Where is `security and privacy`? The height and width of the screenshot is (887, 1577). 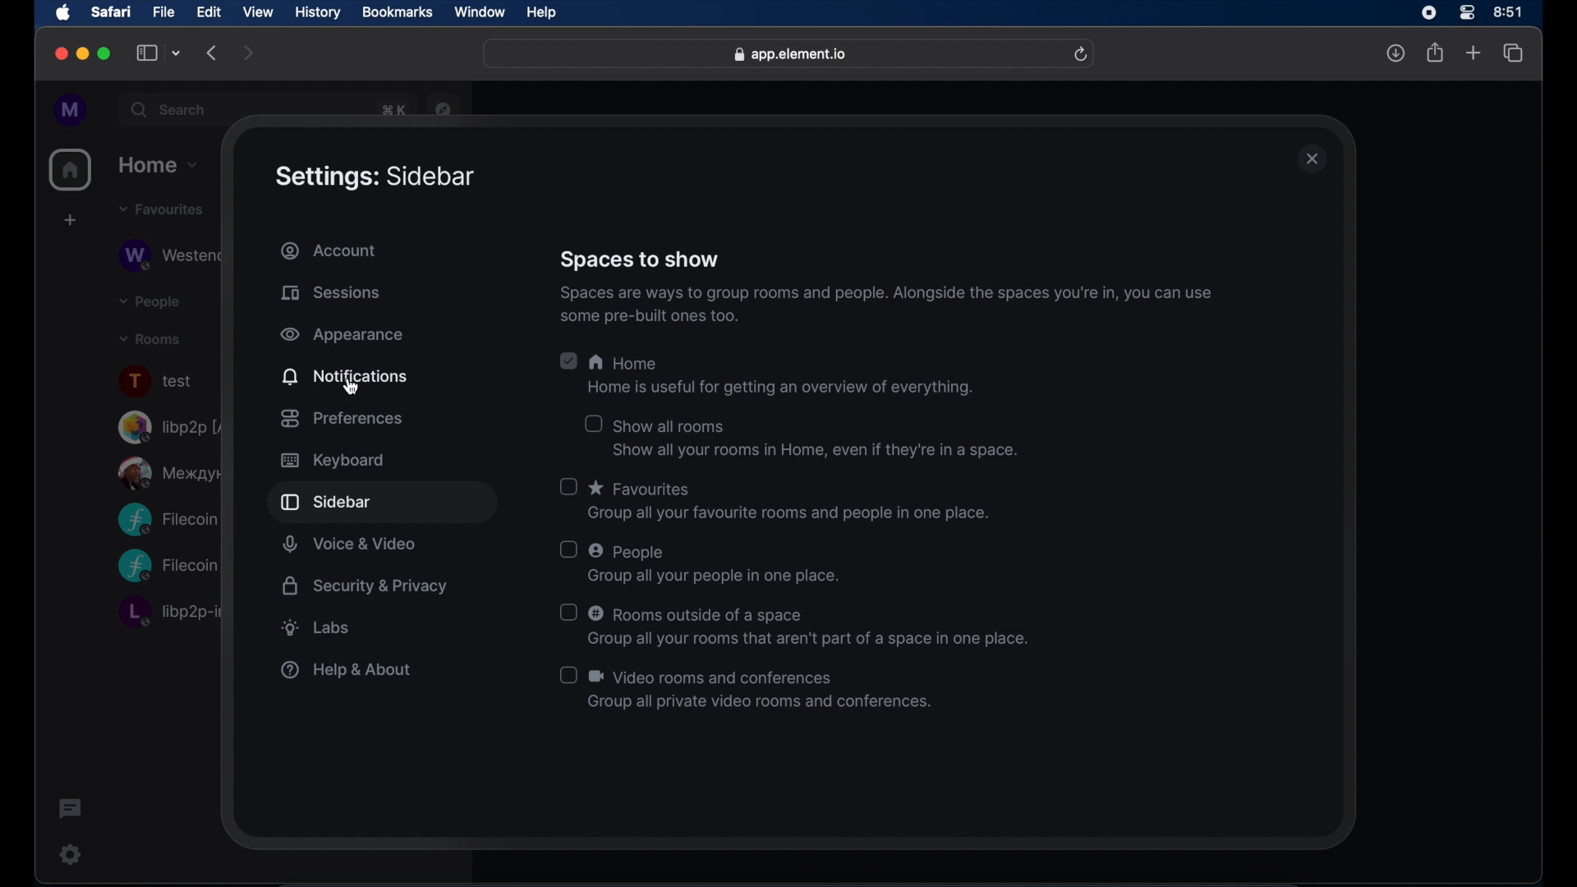
security and privacy is located at coordinates (365, 586).